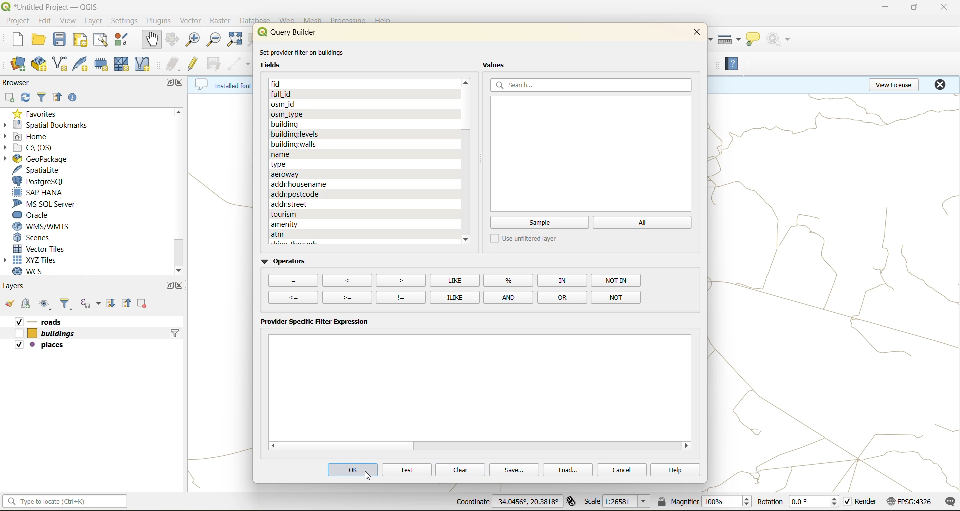 The width and height of the screenshot is (960, 511). What do you see at coordinates (292, 281) in the screenshot?
I see `` at bounding box center [292, 281].